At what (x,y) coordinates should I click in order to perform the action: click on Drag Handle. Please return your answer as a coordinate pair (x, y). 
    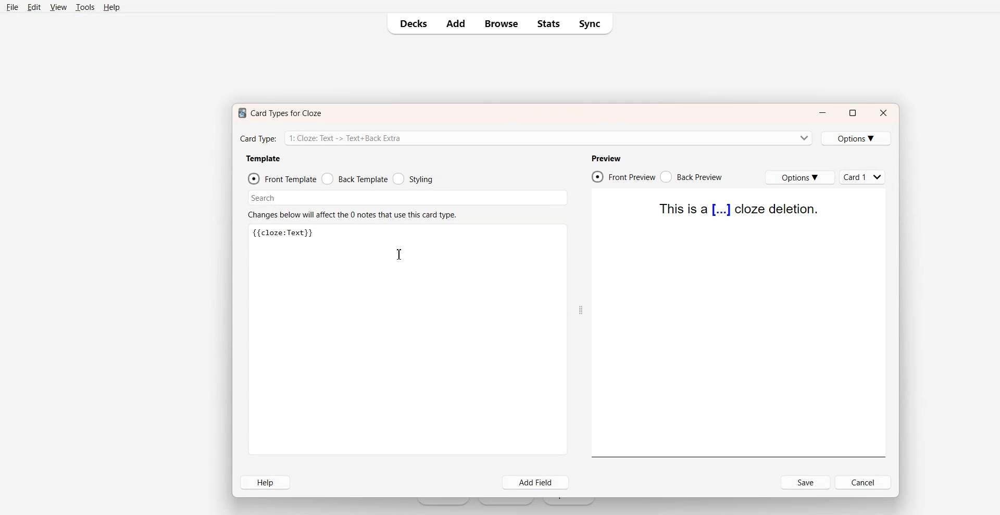
    Looking at the image, I should click on (580, 310).